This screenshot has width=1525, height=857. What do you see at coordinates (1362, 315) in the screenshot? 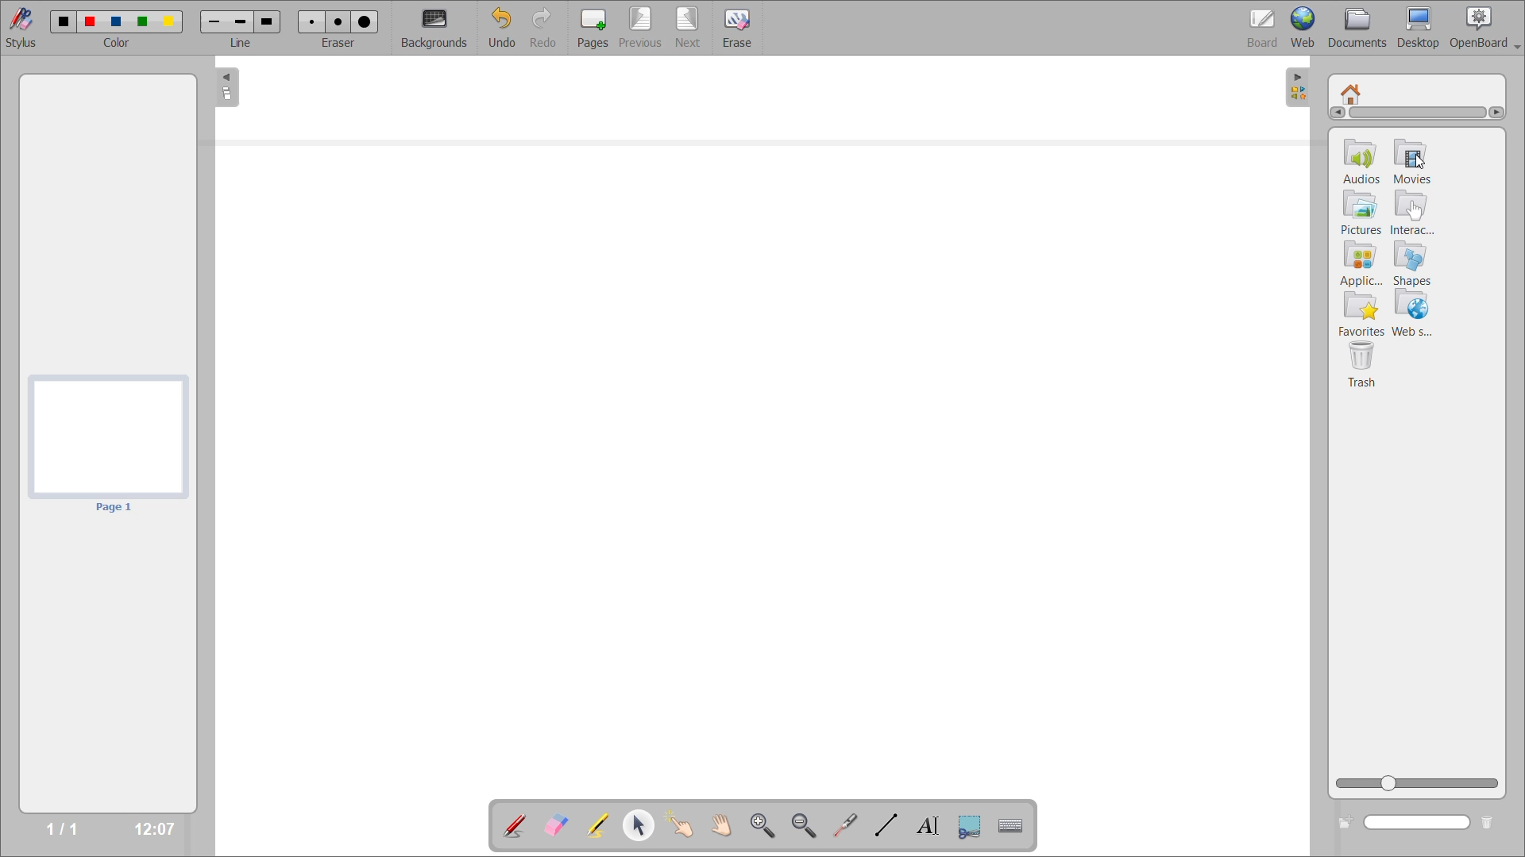
I see `favorites` at bounding box center [1362, 315].